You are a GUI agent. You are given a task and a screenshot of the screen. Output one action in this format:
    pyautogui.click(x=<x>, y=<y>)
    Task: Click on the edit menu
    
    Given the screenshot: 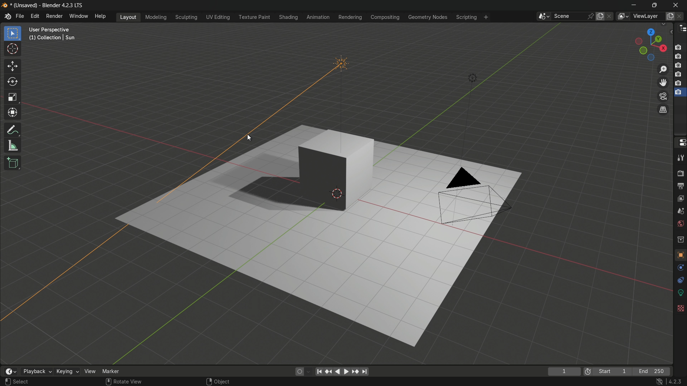 What is the action you would take?
    pyautogui.click(x=35, y=16)
    